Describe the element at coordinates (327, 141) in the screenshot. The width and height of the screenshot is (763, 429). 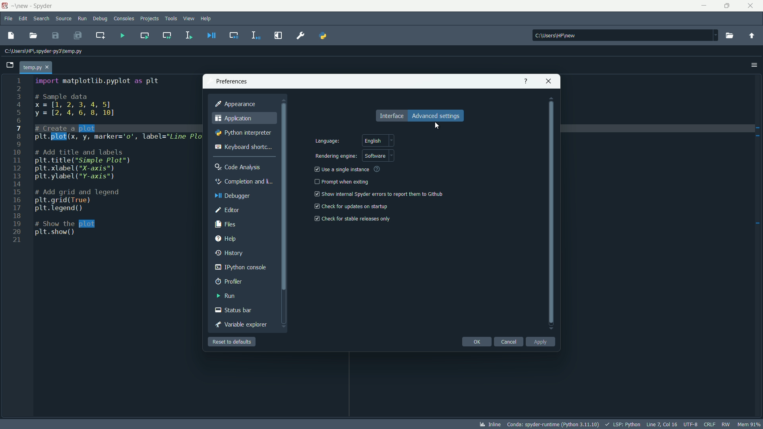
I see `language` at that location.